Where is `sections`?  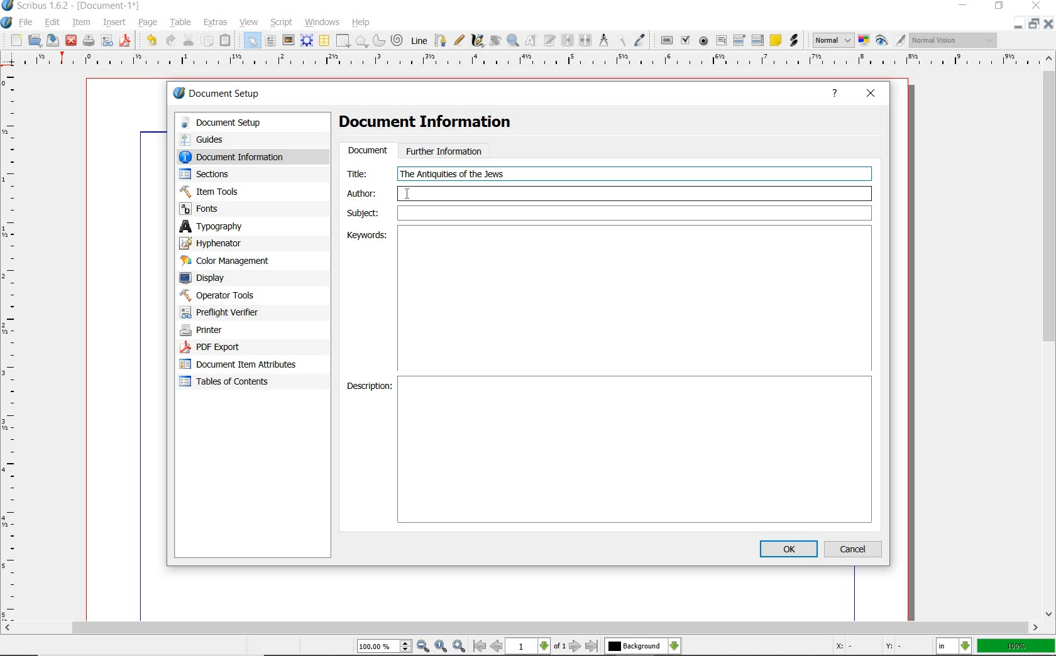 sections is located at coordinates (232, 174).